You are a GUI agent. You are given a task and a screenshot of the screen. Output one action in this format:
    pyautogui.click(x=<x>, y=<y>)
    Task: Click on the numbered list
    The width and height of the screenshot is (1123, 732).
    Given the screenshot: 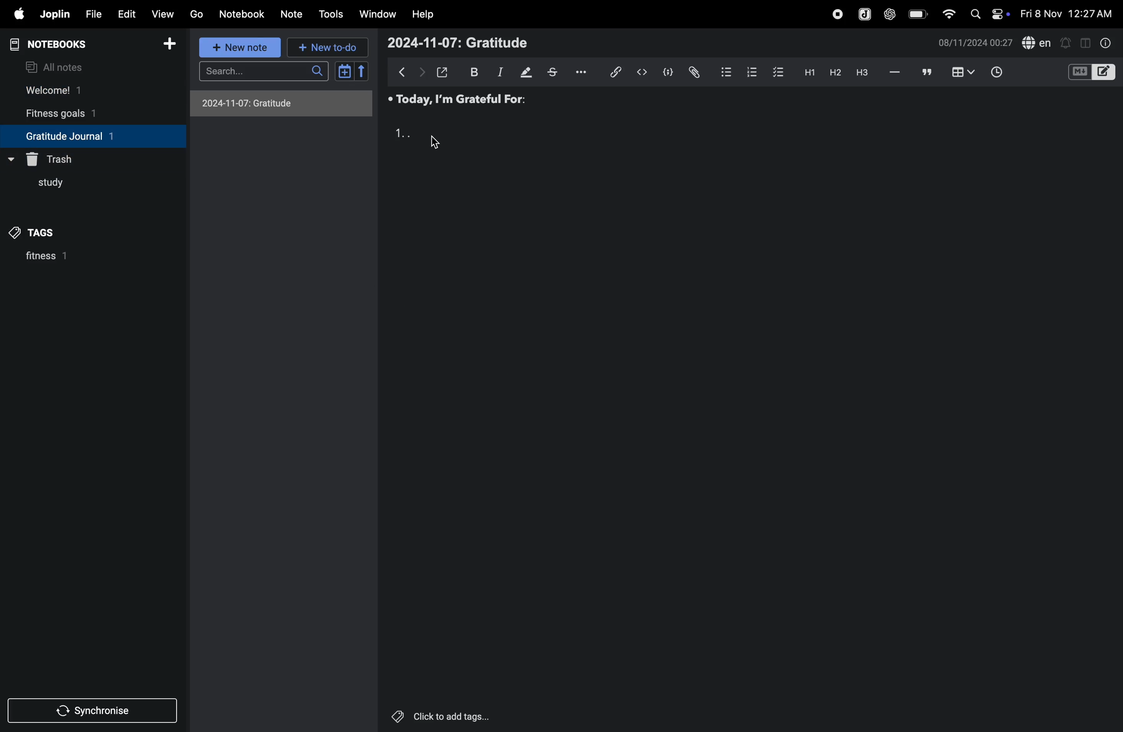 What is the action you would take?
    pyautogui.click(x=748, y=72)
    